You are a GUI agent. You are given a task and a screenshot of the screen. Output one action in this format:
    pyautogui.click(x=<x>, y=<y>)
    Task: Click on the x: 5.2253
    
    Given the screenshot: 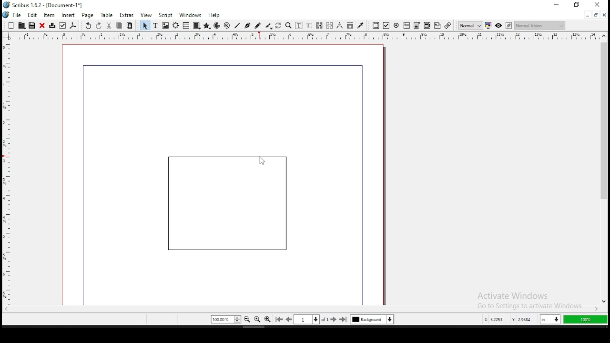 What is the action you would take?
    pyautogui.click(x=491, y=320)
    